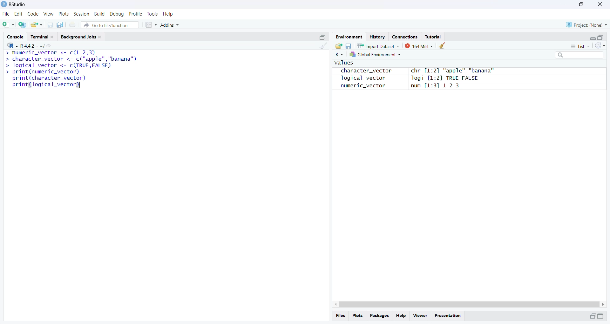 The height and width of the screenshot is (324, 610). What do you see at coordinates (60, 25) in the screenshot?
I see `save all open document` at bounding box center [60, 25].